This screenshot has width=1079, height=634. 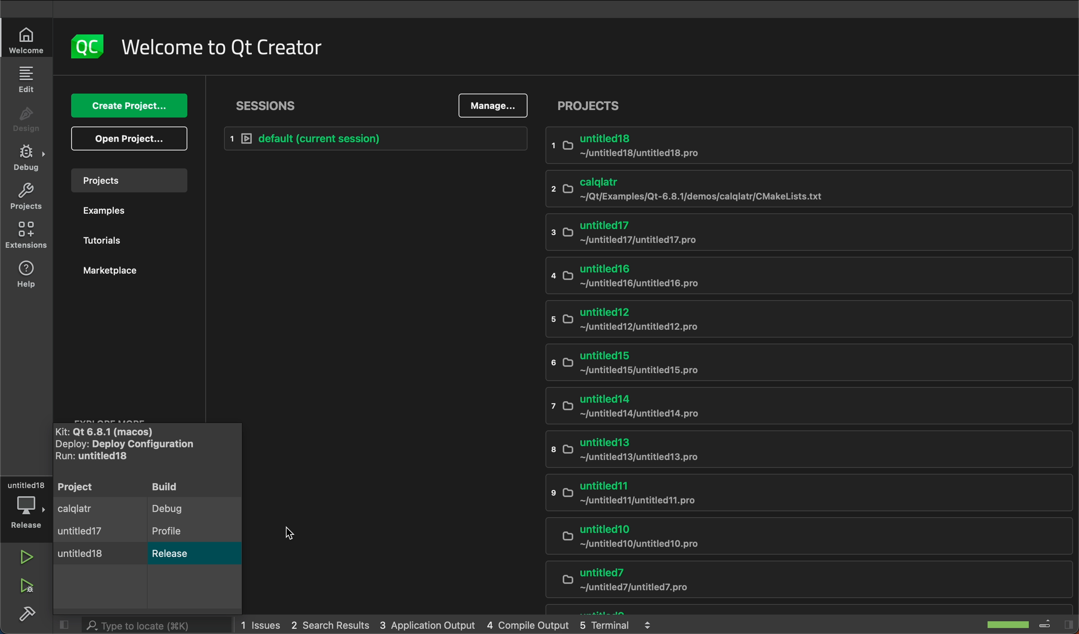 What do you see at coordinates (1055, 623) in the screenshot?
I see `toggle sidebar` at bounding box center [1055, 623].